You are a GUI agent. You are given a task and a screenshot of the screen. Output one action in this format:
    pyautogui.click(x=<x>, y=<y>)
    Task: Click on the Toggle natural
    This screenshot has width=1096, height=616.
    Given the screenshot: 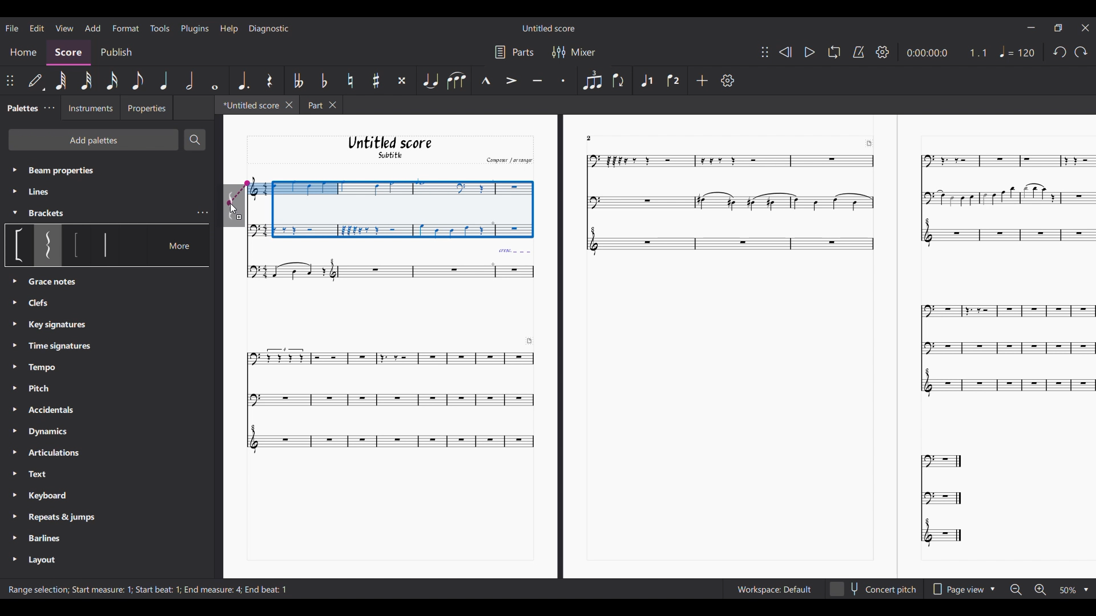 What is the action you would take?
    pyautogui.click(x=350, y=80)
    